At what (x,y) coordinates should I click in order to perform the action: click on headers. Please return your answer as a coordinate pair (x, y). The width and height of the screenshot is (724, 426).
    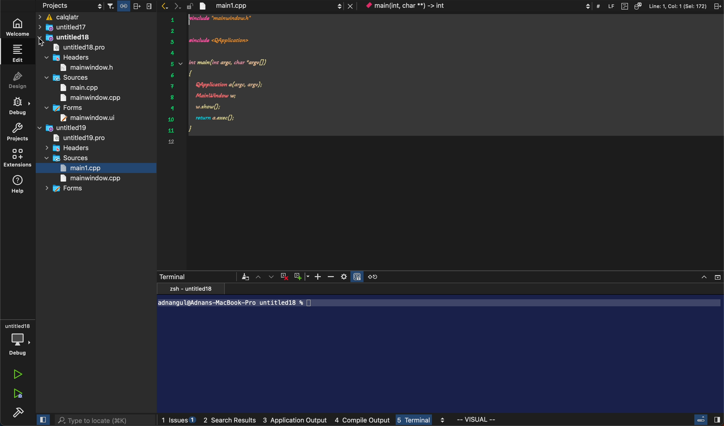
    Looking at the image, I should click on (75, 147).